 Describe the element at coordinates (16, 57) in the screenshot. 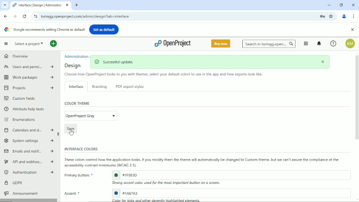

I see `Overview` at that location.